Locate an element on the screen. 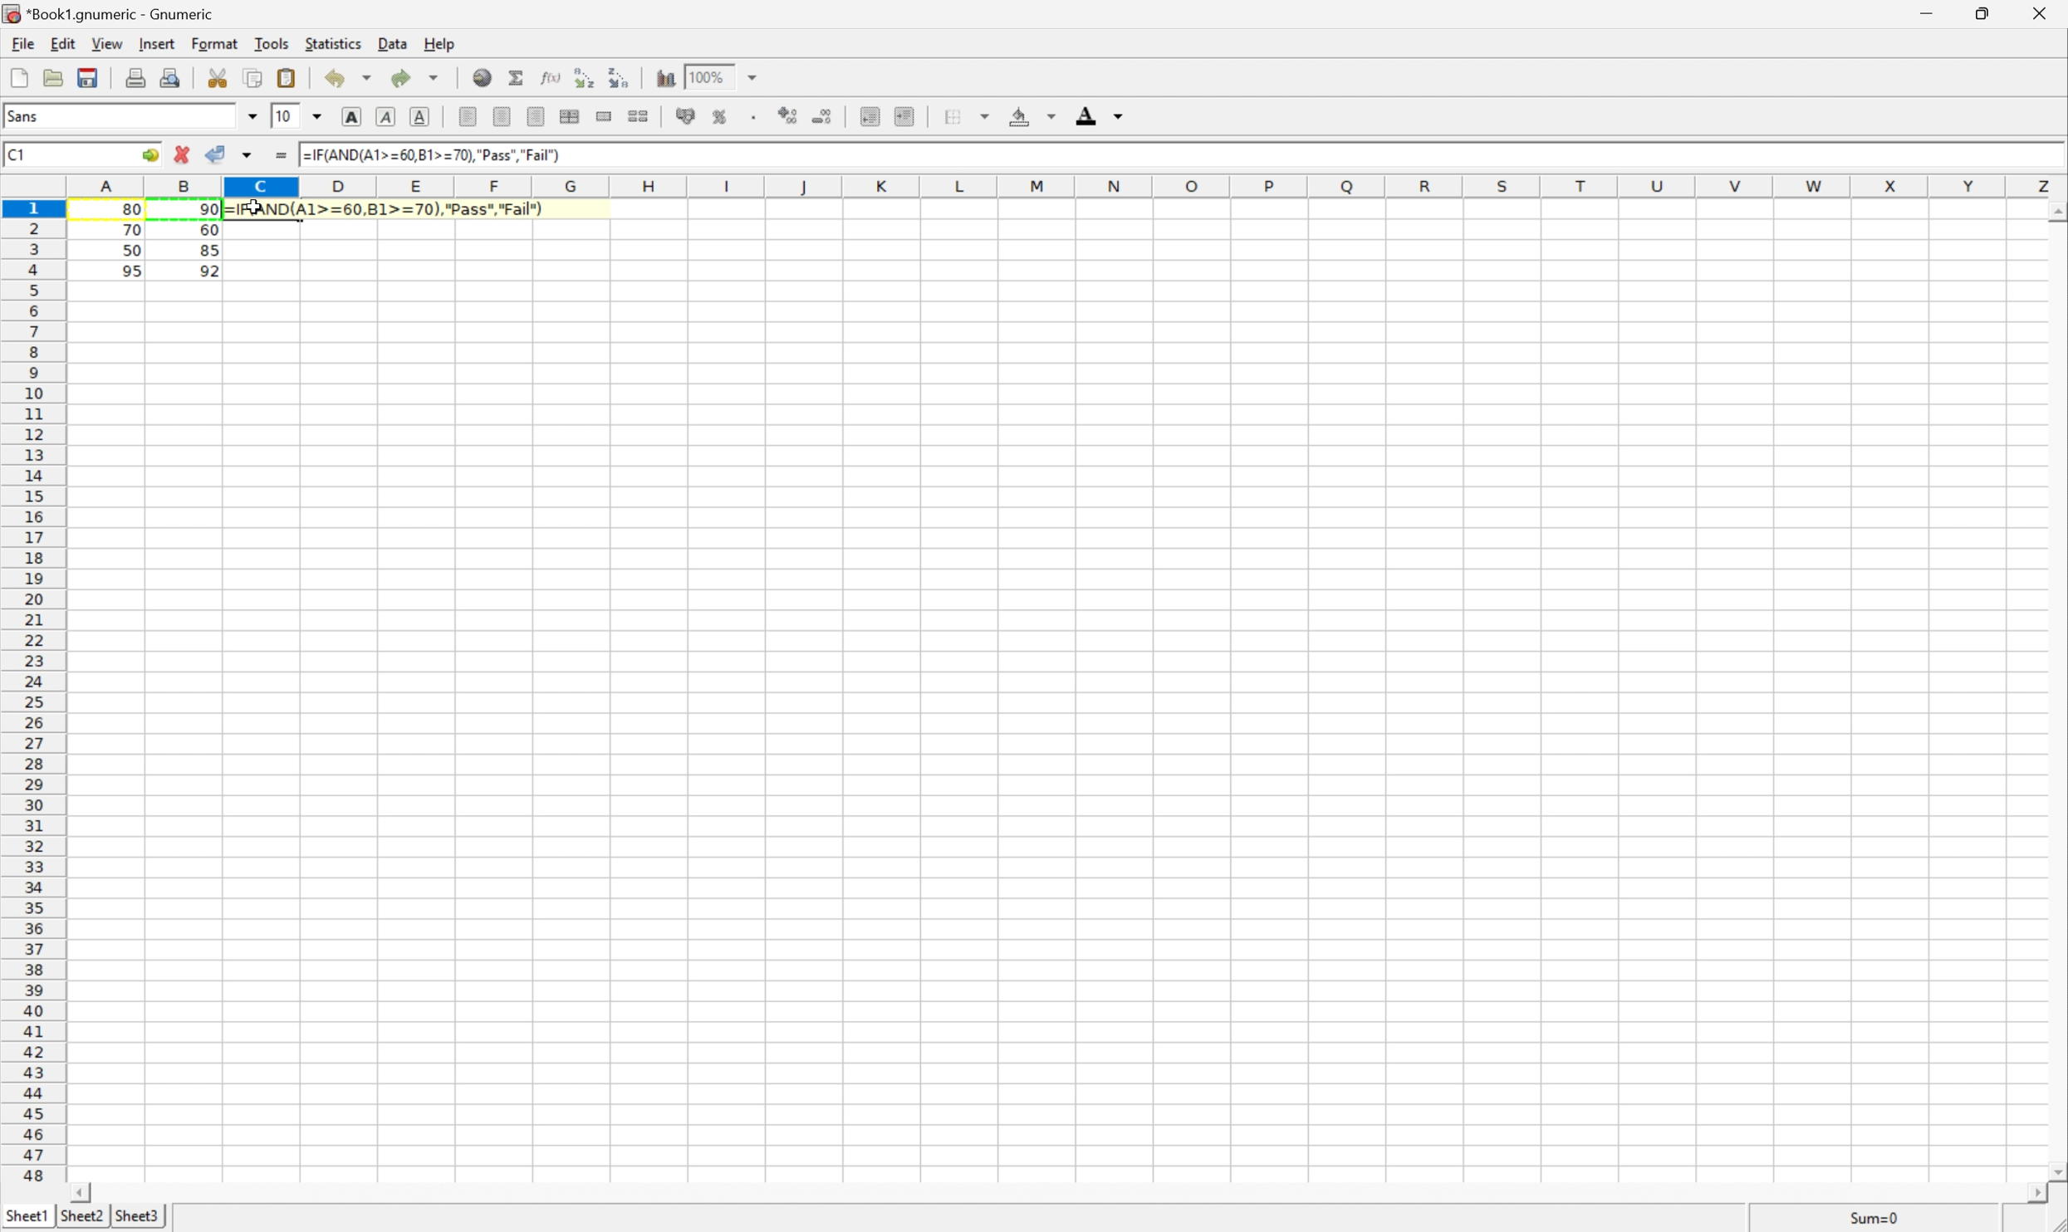 This screenshot has height=1232, width=2068. C1 is located at coordinates (17, 153).